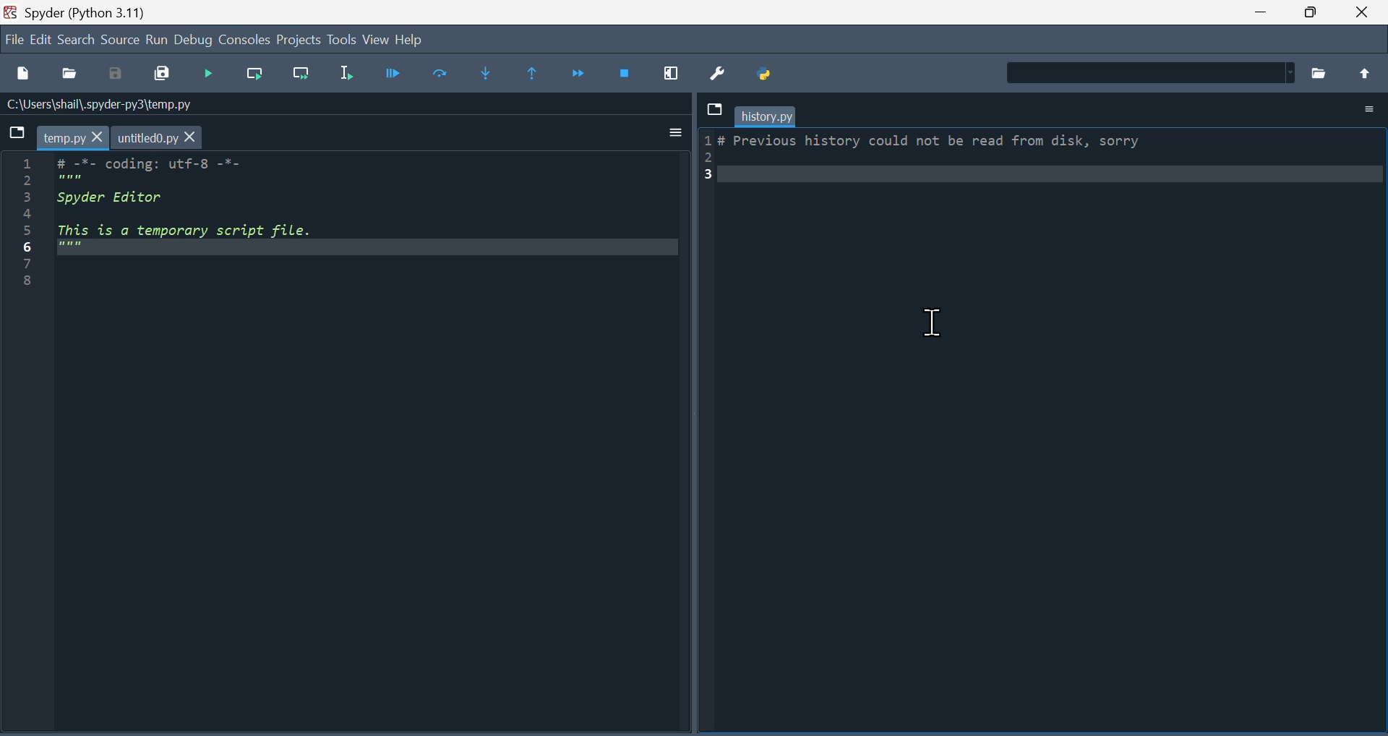 The image size is (1388, 736). I want to click on close, so click(1365, 12).